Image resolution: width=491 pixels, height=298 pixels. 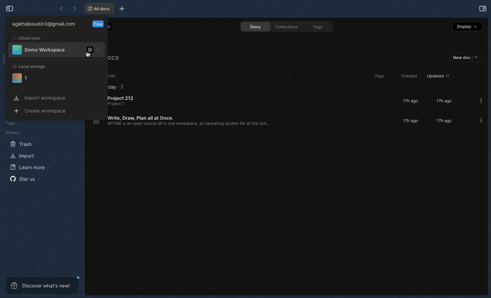 I want to click on 17h ago, so click(x=411, y=121).